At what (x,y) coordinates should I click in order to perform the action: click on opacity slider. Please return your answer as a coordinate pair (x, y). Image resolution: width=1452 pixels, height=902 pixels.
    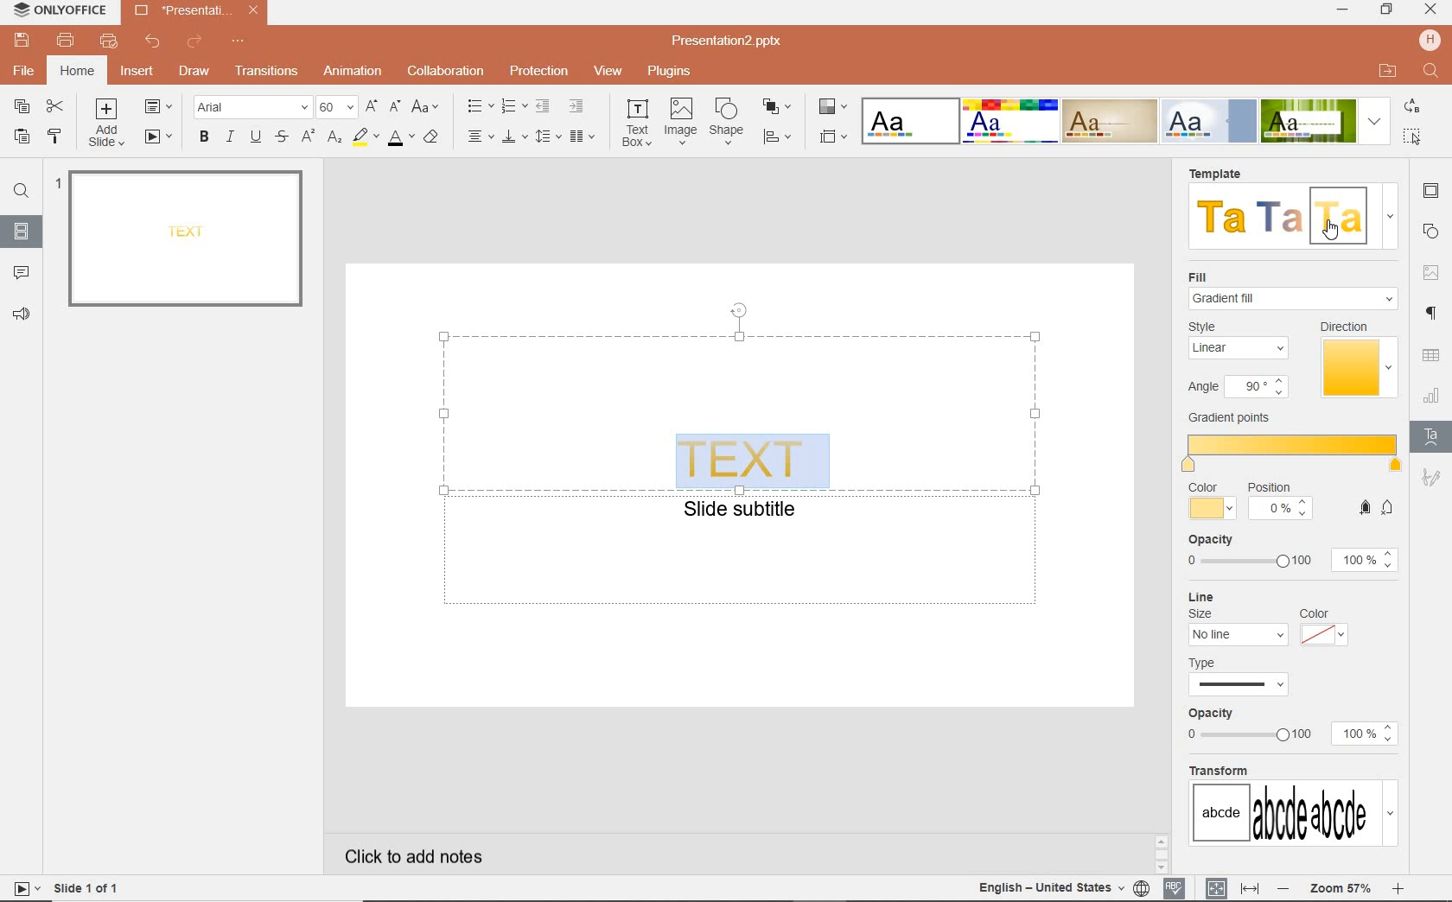
    Looking at the image, I should click on (1249, 557).